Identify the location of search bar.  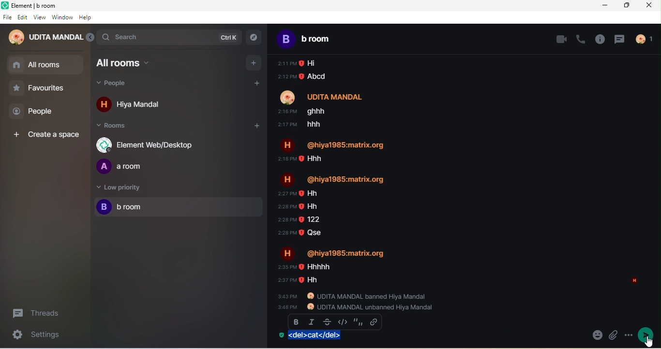
(169, 37).